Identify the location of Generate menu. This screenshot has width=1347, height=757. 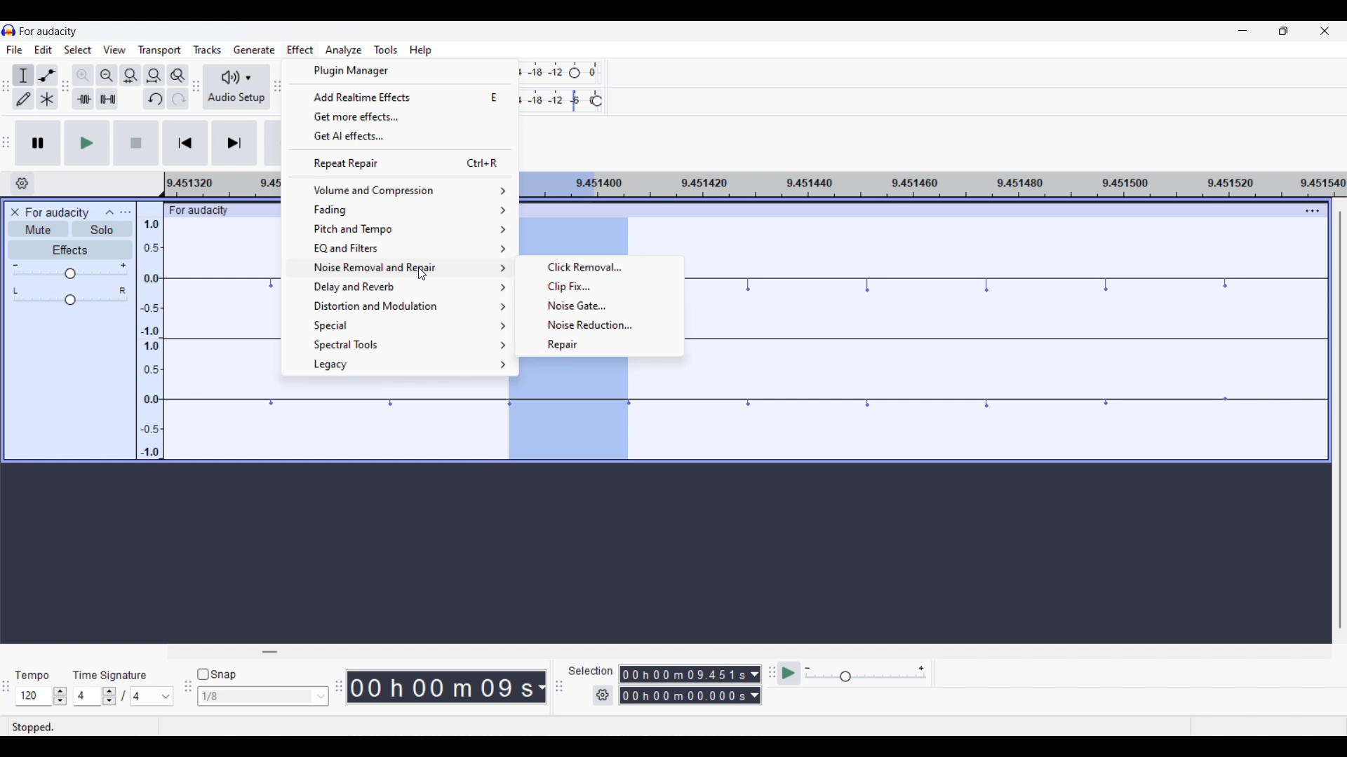
(254, 49).